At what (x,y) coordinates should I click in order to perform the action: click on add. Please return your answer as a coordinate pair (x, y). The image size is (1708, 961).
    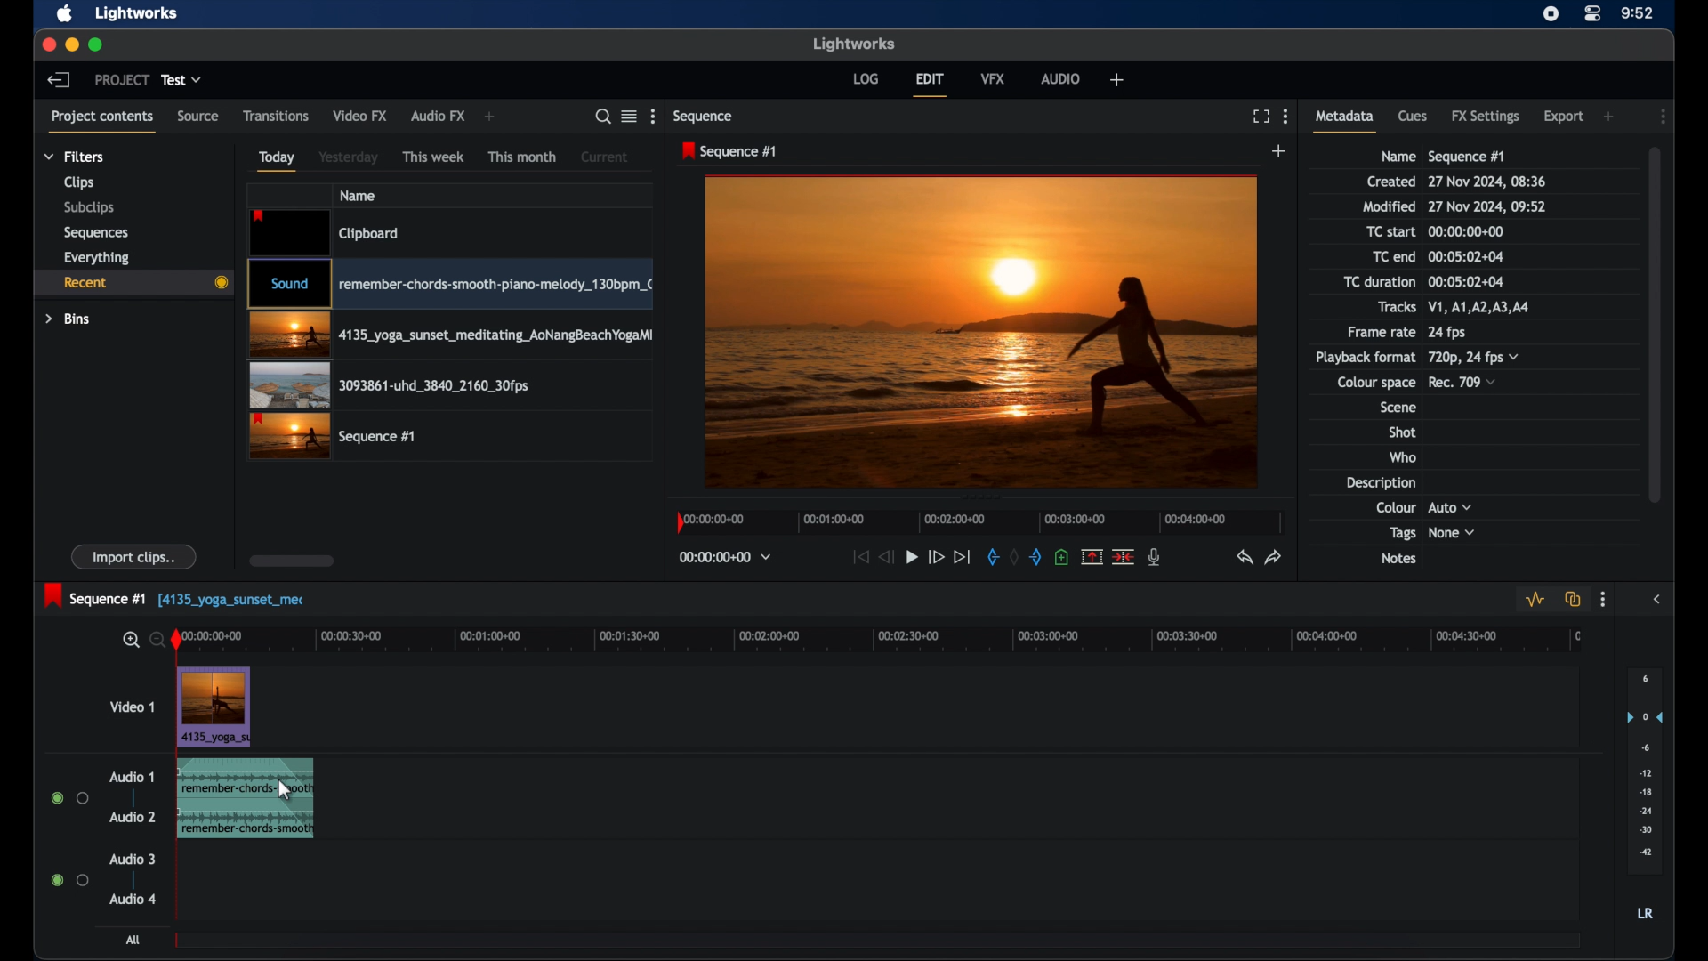
    Looking at the image, I should click on (1610, 116).